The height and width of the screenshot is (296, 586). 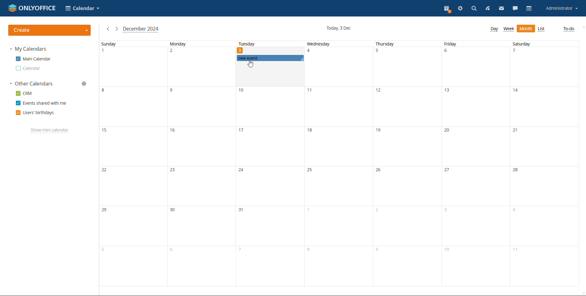 What do you see at coordinates (515, 9) in the screenshot?
I see `chat` at bounding box center [515, 9].